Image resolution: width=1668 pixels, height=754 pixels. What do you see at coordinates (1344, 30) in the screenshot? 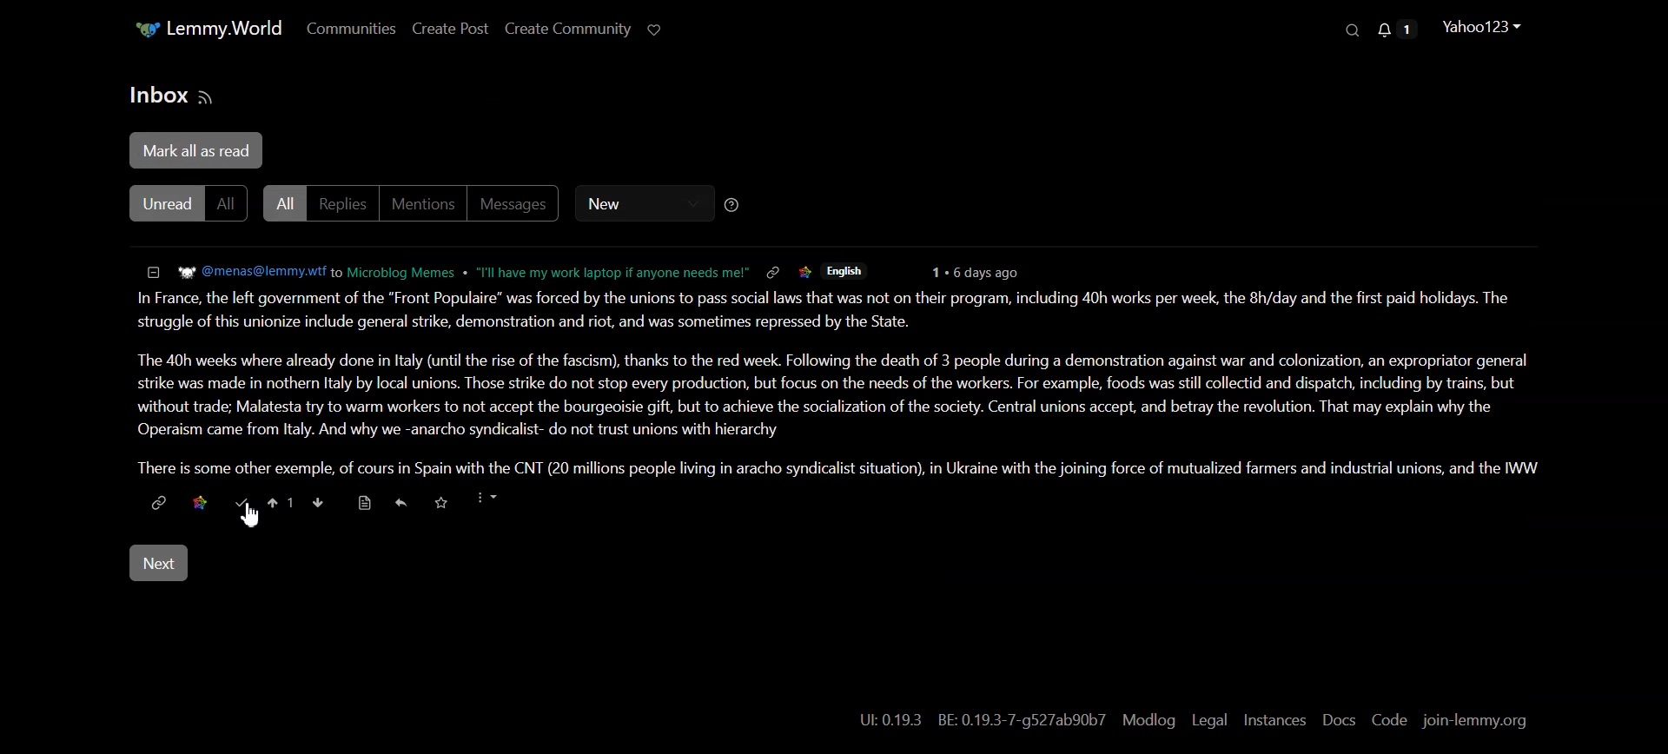
I see `Search` at bounding box center [1344, 30].